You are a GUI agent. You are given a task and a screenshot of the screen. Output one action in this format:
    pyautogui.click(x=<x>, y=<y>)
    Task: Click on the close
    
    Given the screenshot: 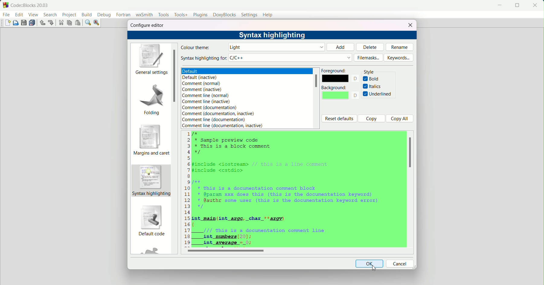 What is the action you would take?
    pyautogui.click(x=535, y=5)
    